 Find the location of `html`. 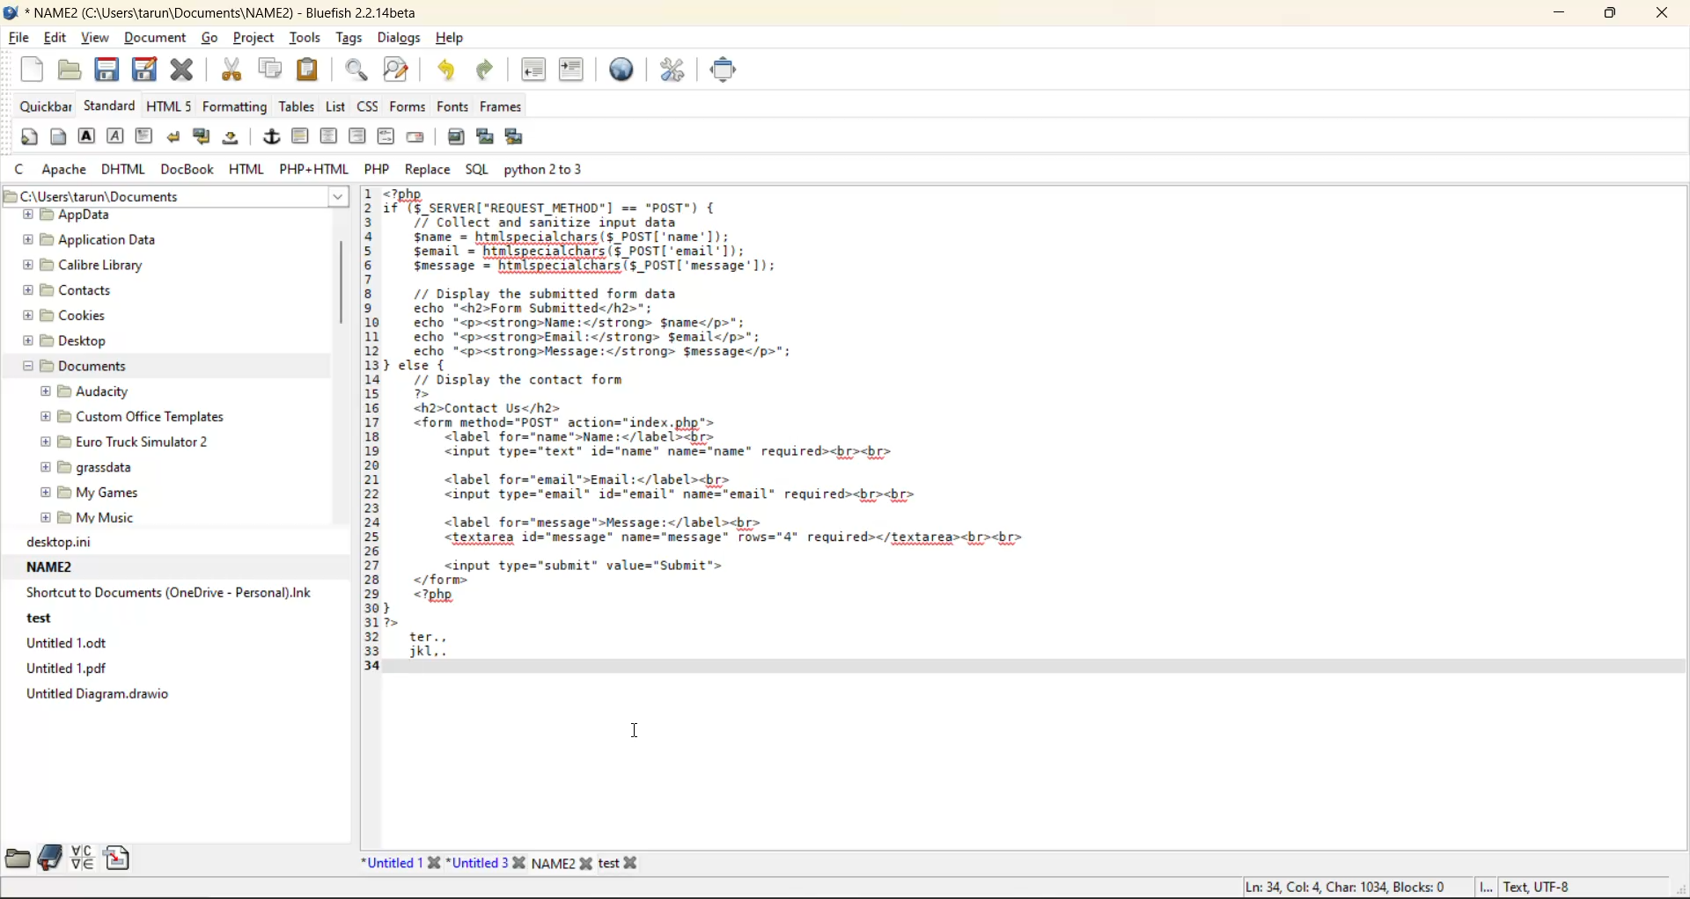

html is located at coordinates (251, 169).